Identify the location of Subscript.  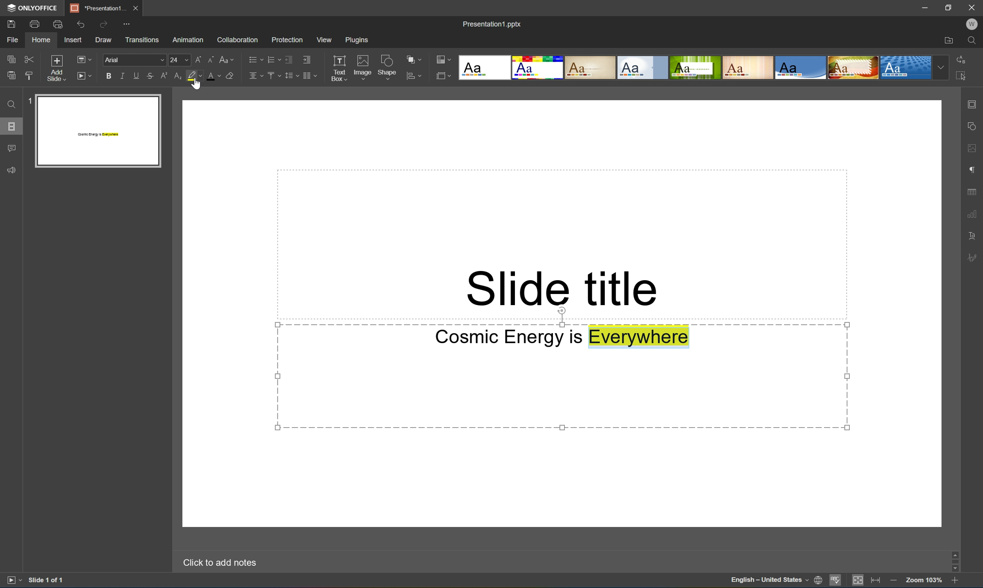
(178, 75).